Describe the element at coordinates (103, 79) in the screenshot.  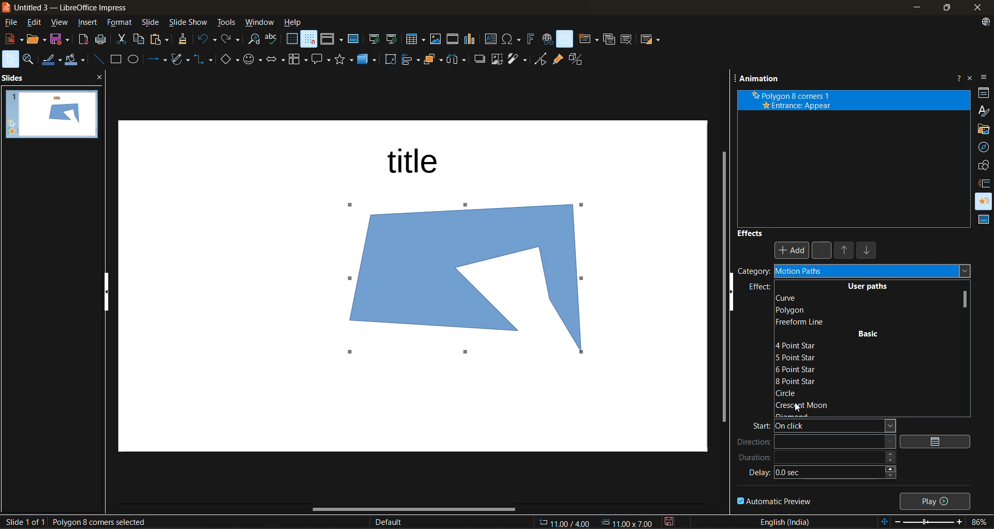
I see `close pane` at that location.